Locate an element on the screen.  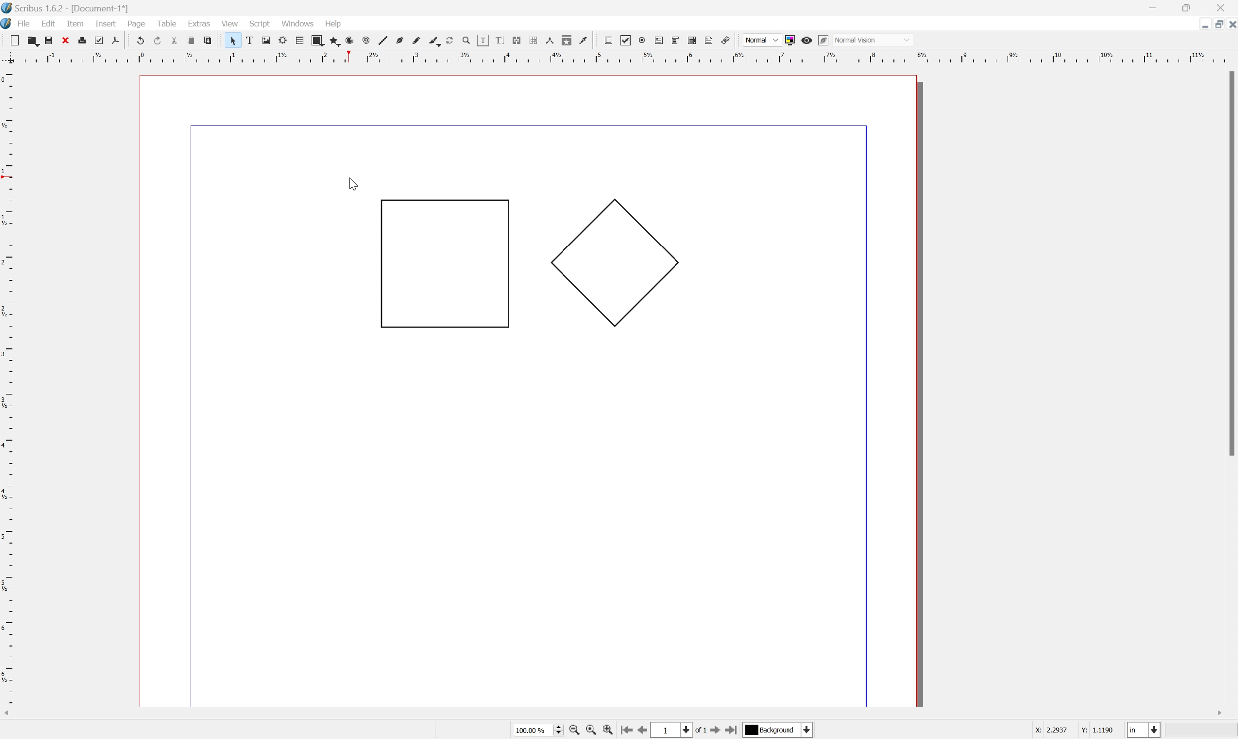
Polygon is located at coordinates (612, 263).